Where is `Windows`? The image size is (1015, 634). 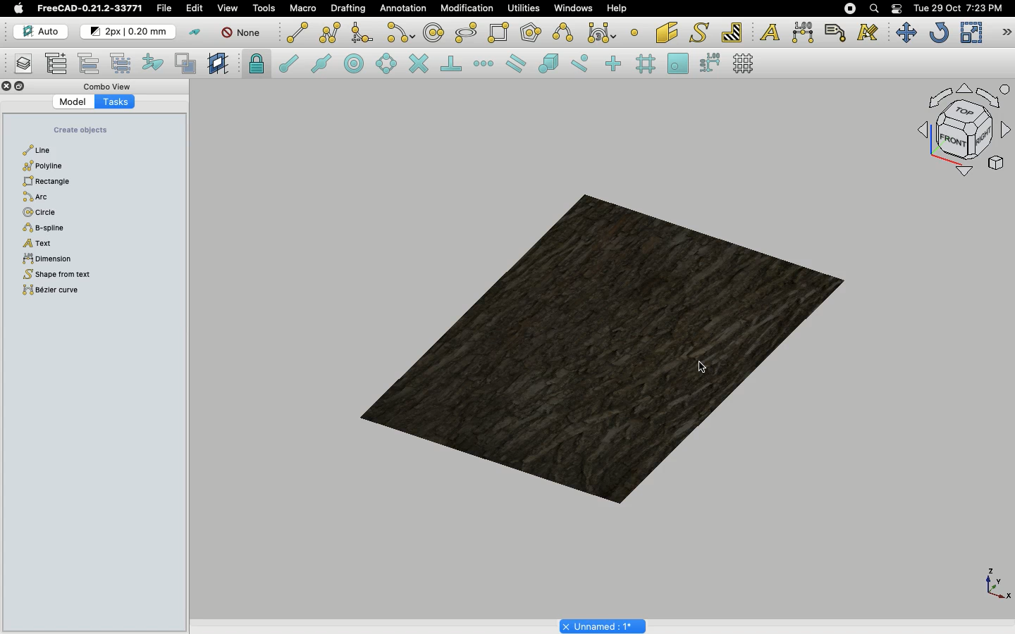
Windows is located at coordinates (572, 8).